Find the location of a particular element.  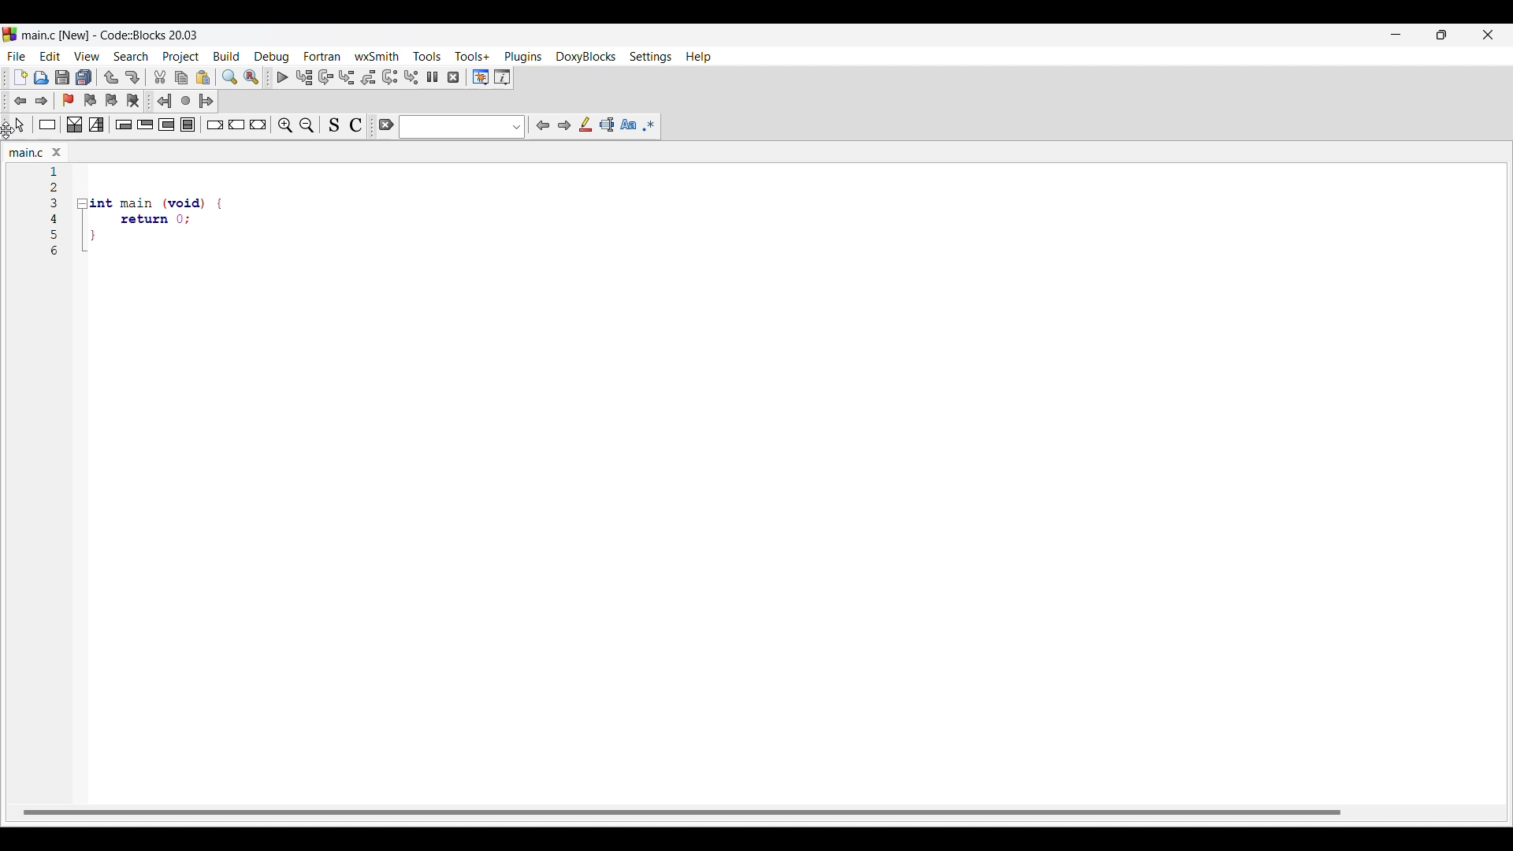

Fortran menu is located at coordinates (322, 56).